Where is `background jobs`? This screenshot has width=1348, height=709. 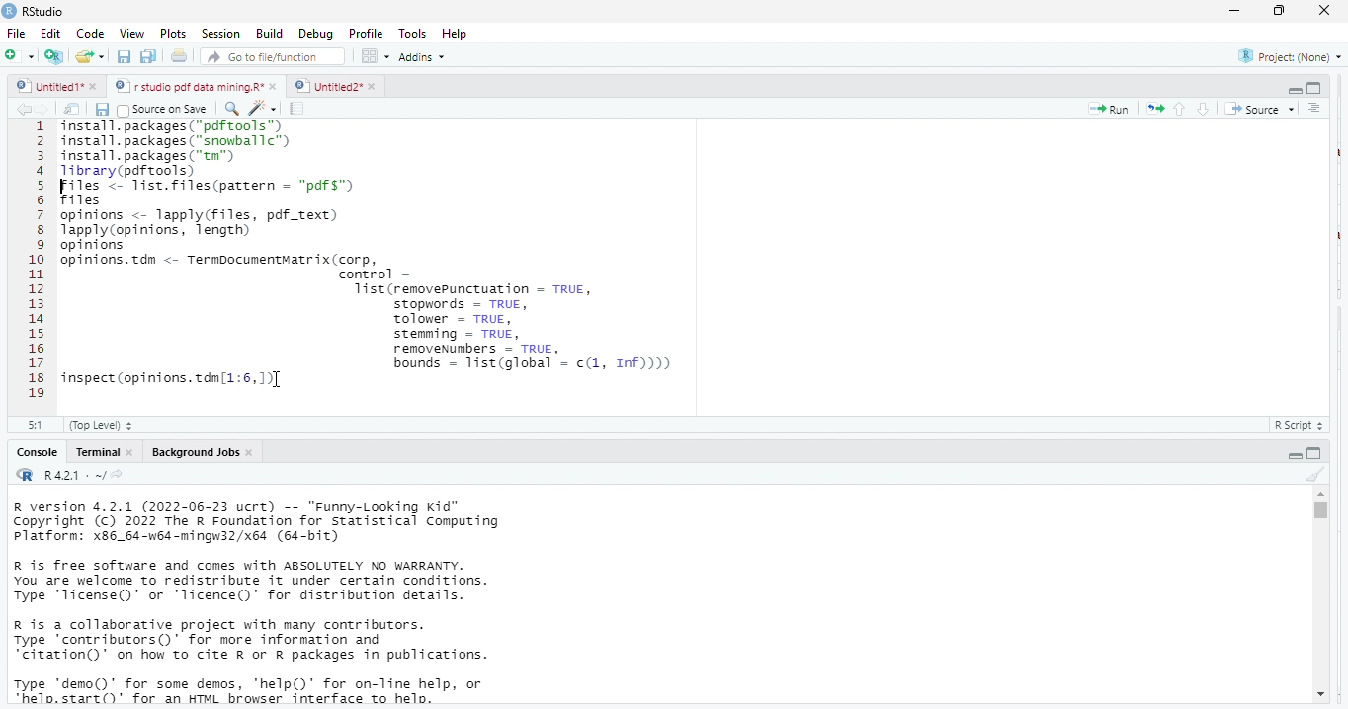
background jobs is located at coordinates (191, 452).